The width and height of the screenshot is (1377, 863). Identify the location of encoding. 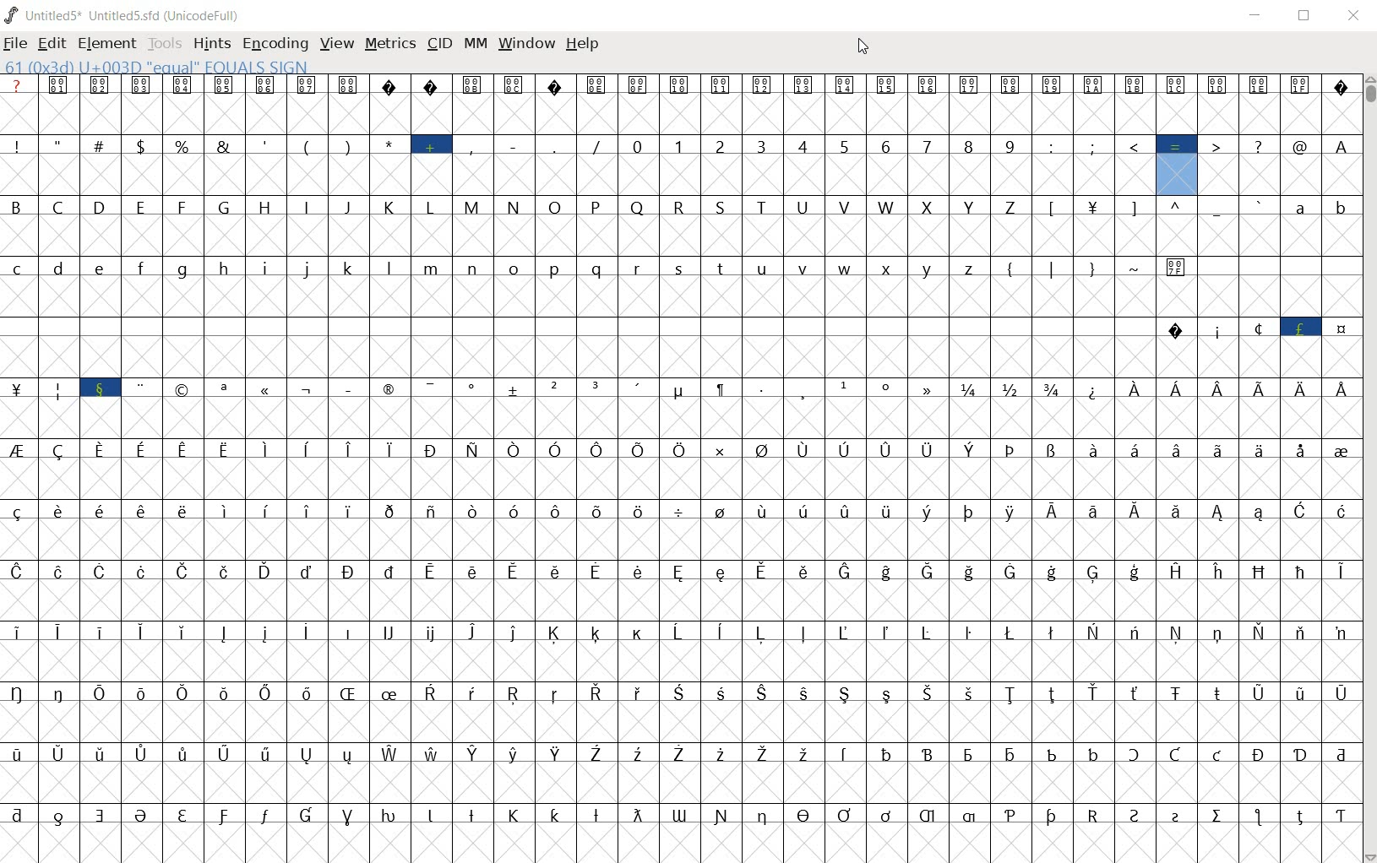
(275, 42).